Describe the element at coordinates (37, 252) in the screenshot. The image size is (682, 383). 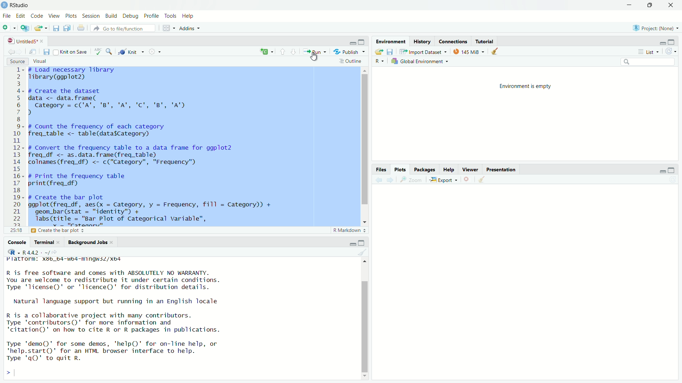
I see `R 4.4.2 . ~/` at that location.